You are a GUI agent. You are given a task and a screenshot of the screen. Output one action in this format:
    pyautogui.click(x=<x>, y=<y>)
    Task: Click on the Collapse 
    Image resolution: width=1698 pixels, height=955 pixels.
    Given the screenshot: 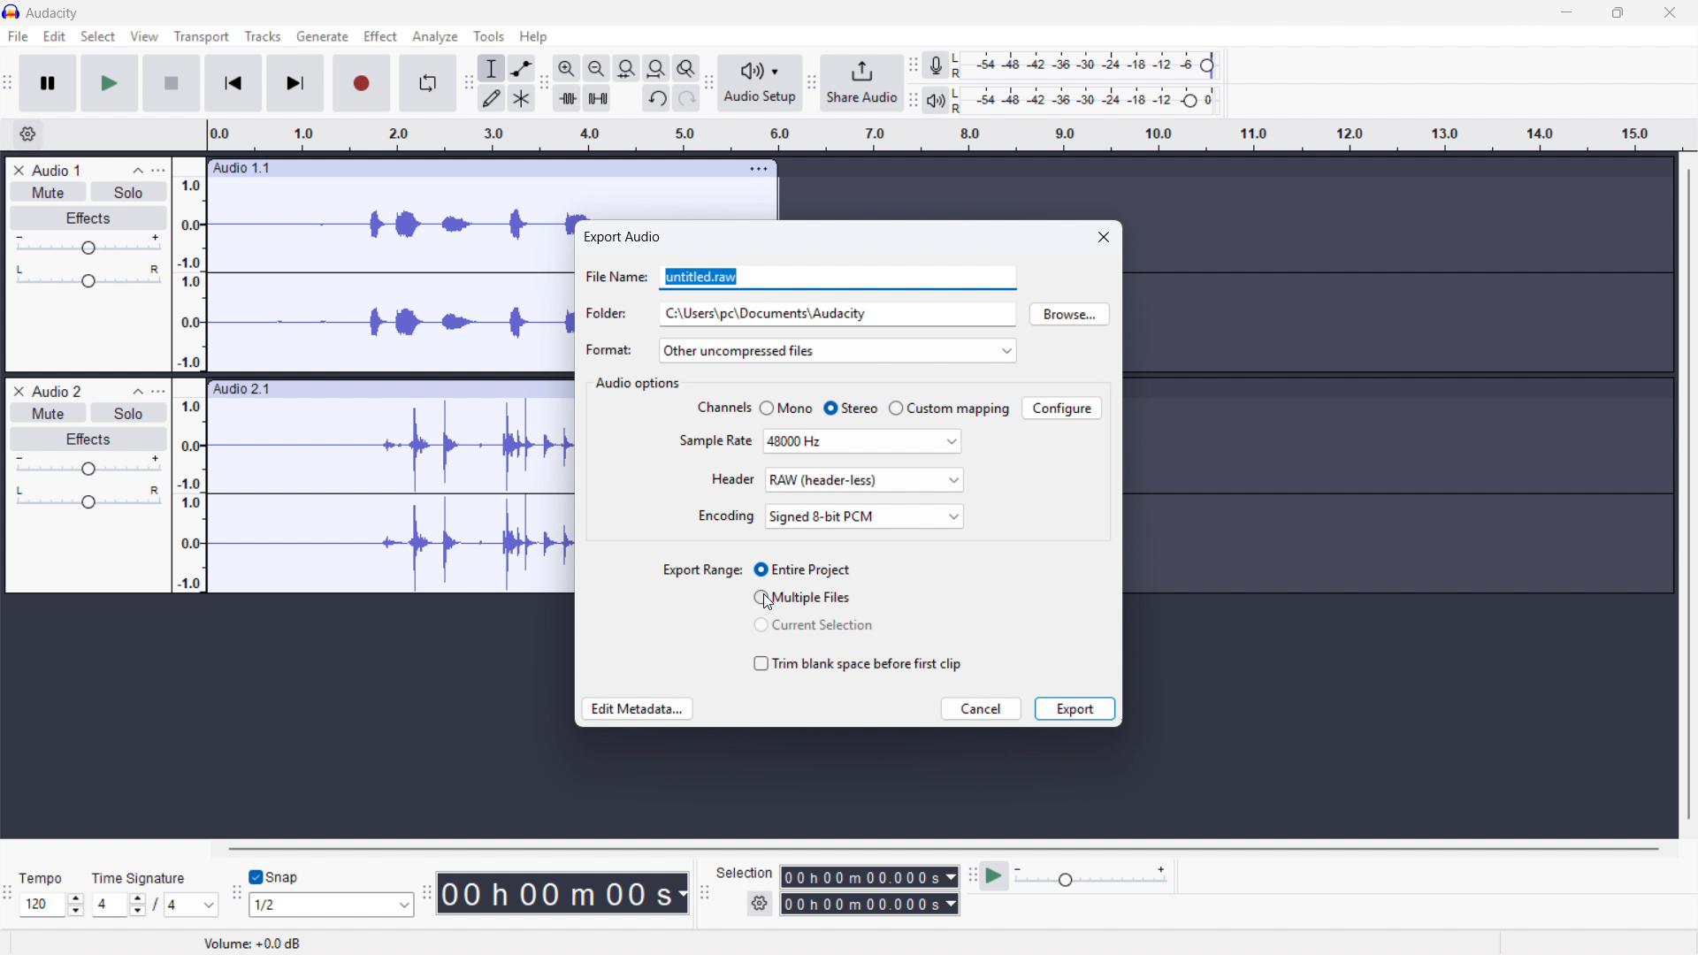 What is the action you would take?
    pyautogui.click(x=138, y=170)
    